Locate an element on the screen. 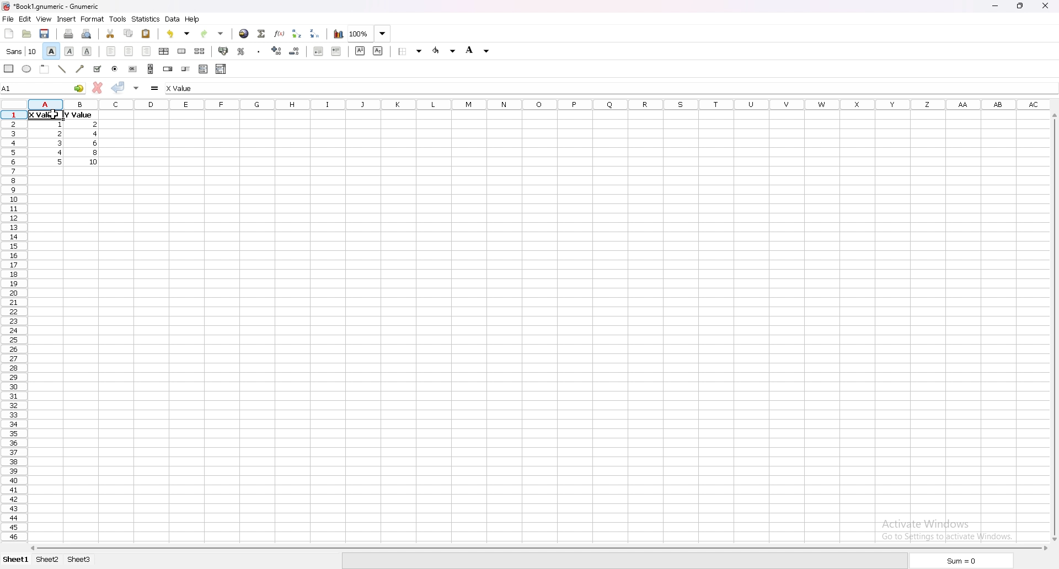  copy is located at coordinates (129, 33).